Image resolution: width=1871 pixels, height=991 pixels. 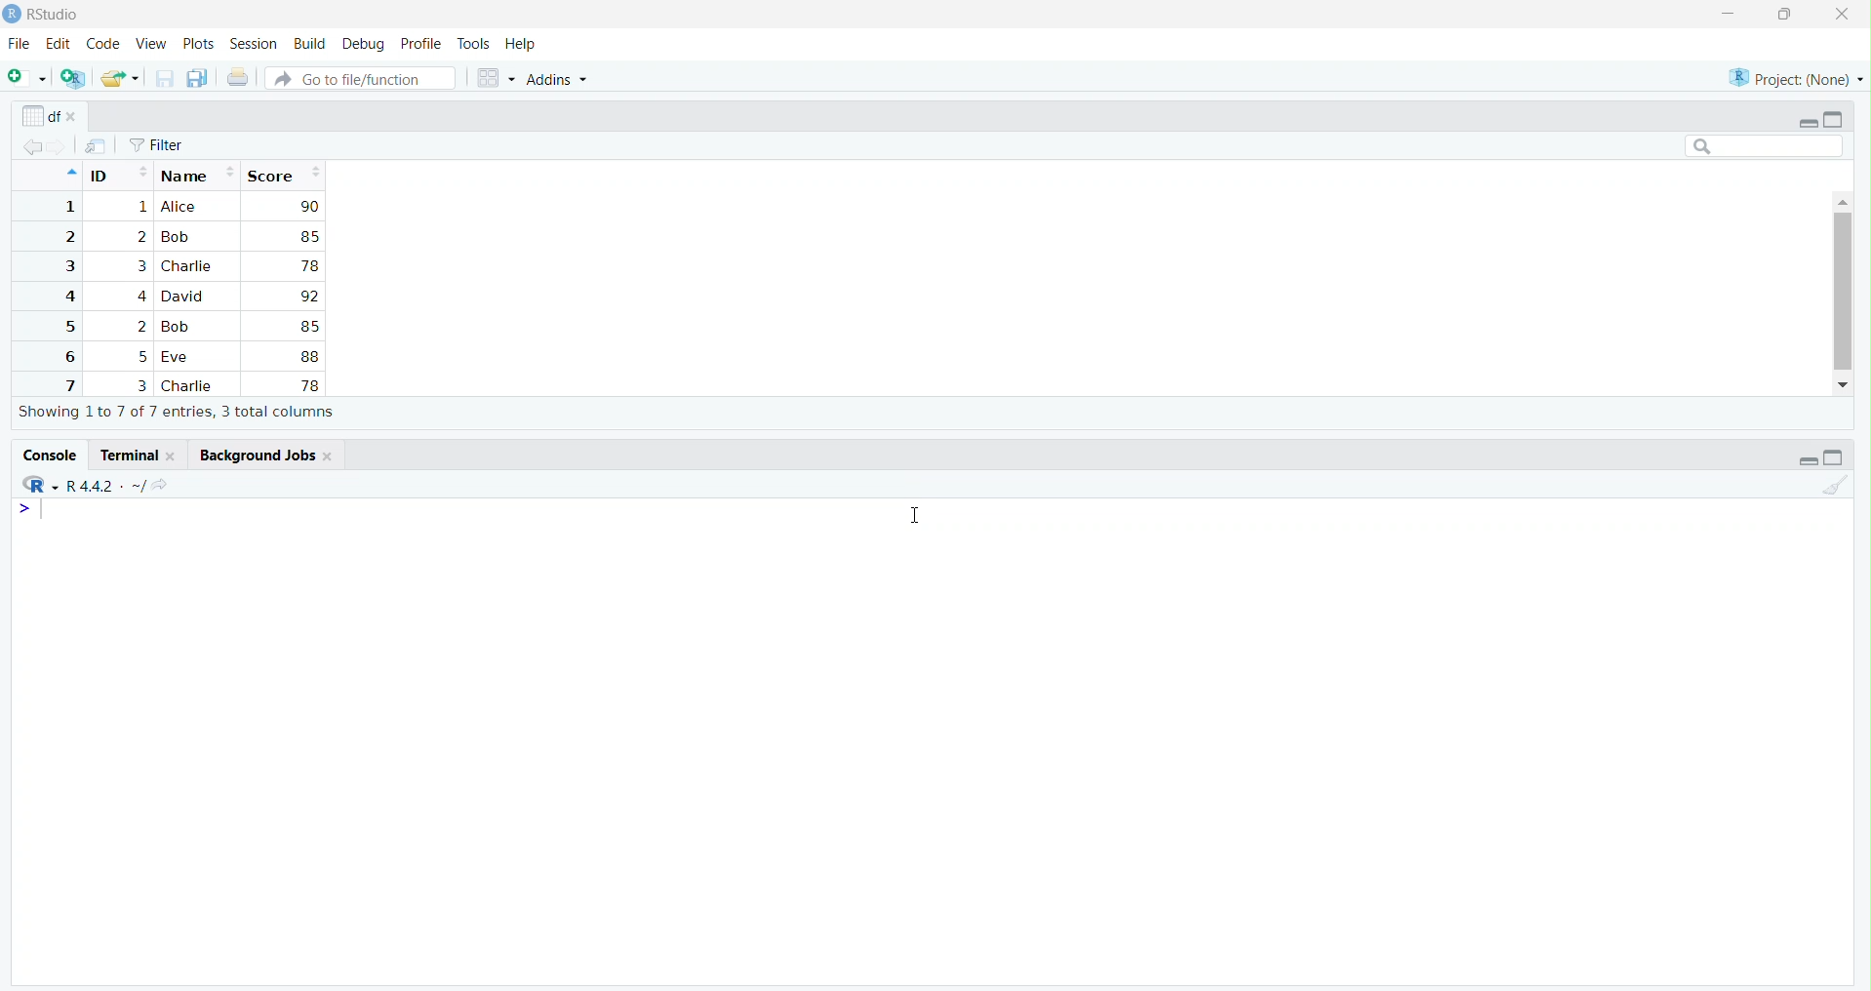 I want to click on Plots, so click(x=199, y=45).